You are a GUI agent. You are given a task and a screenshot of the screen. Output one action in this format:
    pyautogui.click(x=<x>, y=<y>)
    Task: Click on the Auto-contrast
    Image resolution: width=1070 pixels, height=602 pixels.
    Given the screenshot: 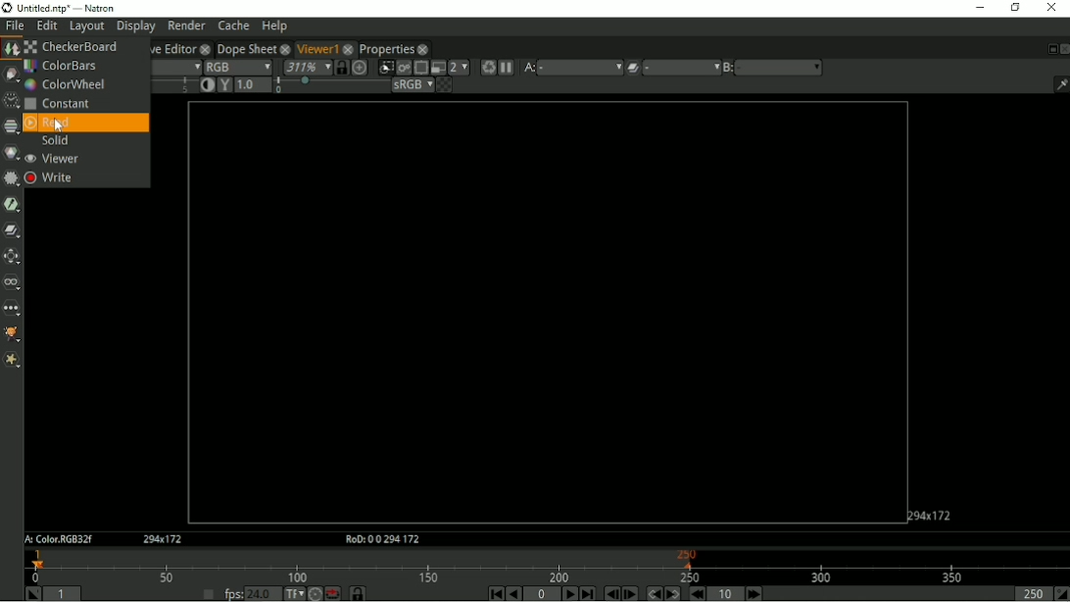 What is the action you would take?
    pyautogui.click(x=207, y=84)
    